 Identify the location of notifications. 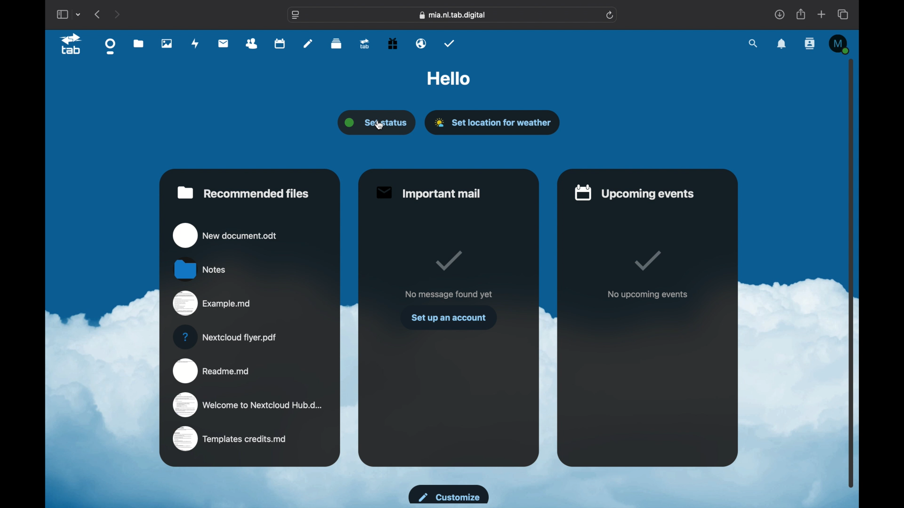
(782, 44).